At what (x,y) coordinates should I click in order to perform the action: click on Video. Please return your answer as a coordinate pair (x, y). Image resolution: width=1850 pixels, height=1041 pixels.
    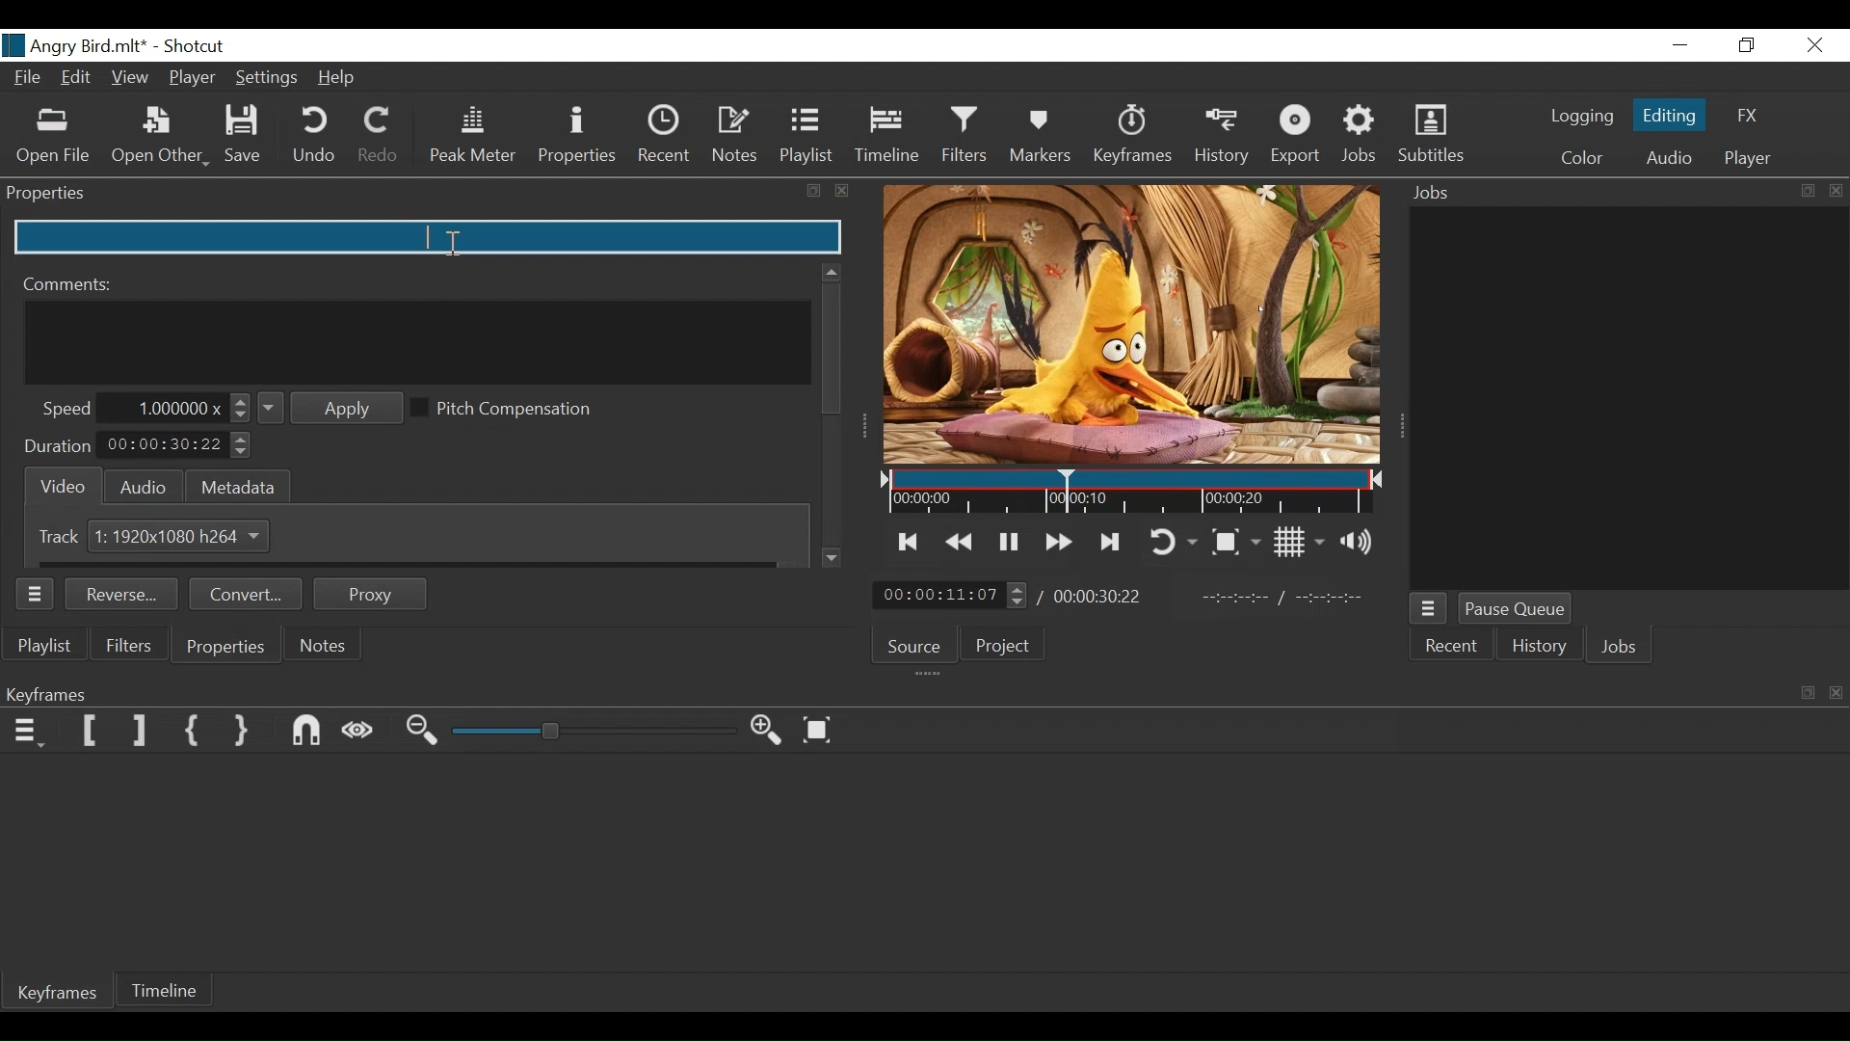
    Looking at the image, I should click on (59, 484).